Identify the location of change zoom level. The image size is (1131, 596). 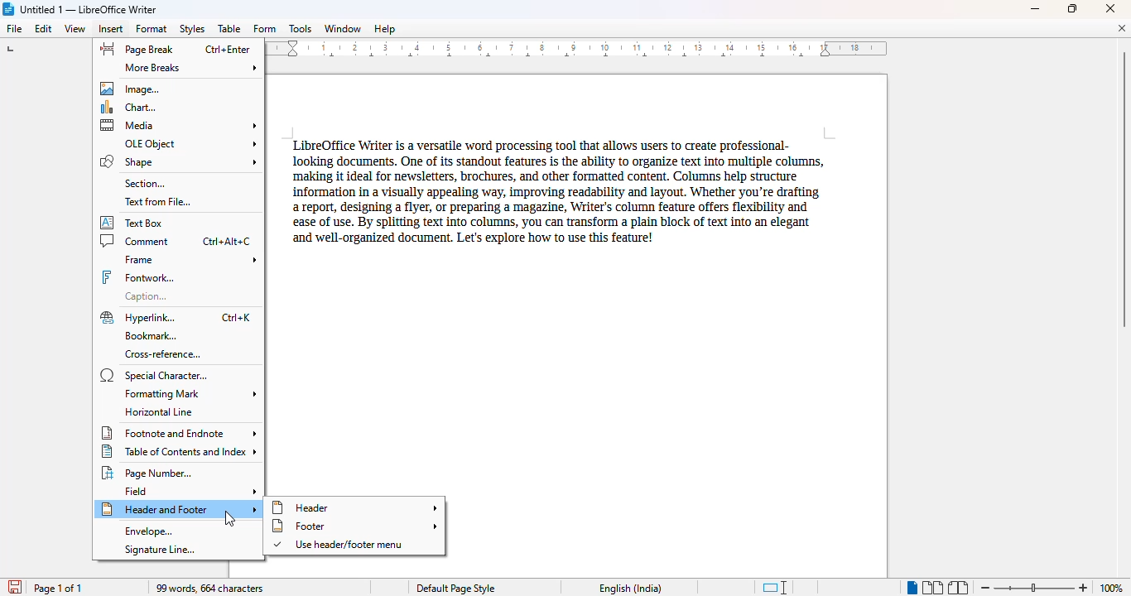
(1032, 586).